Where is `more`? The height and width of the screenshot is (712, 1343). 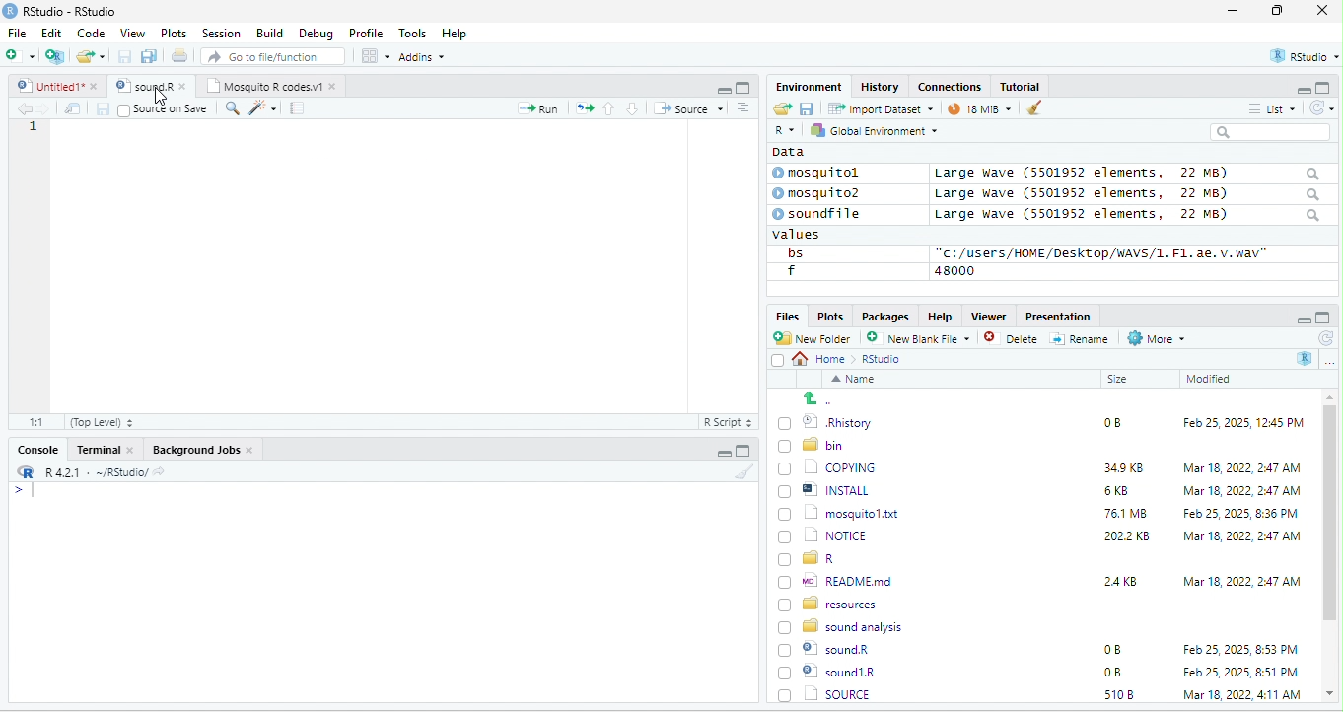 more is located at coordinates (1329, 361).